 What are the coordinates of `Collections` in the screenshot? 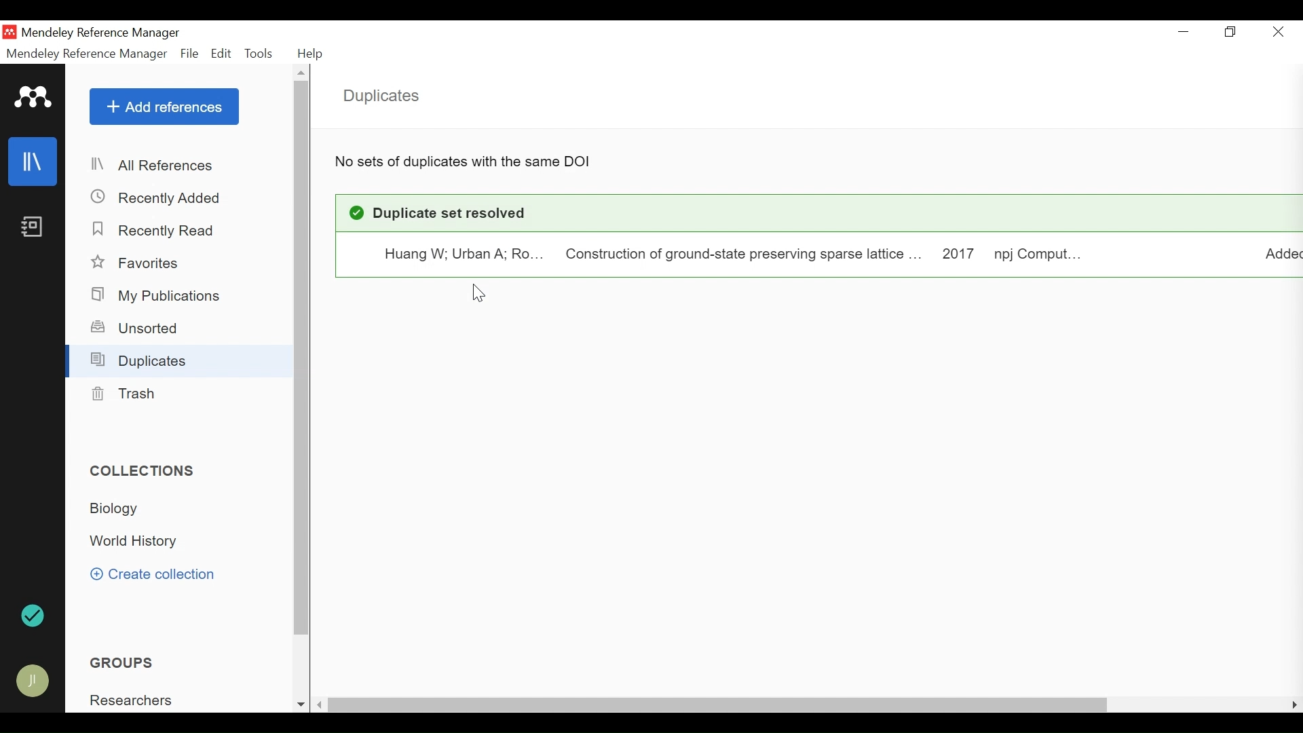 It's located at (145, 472).